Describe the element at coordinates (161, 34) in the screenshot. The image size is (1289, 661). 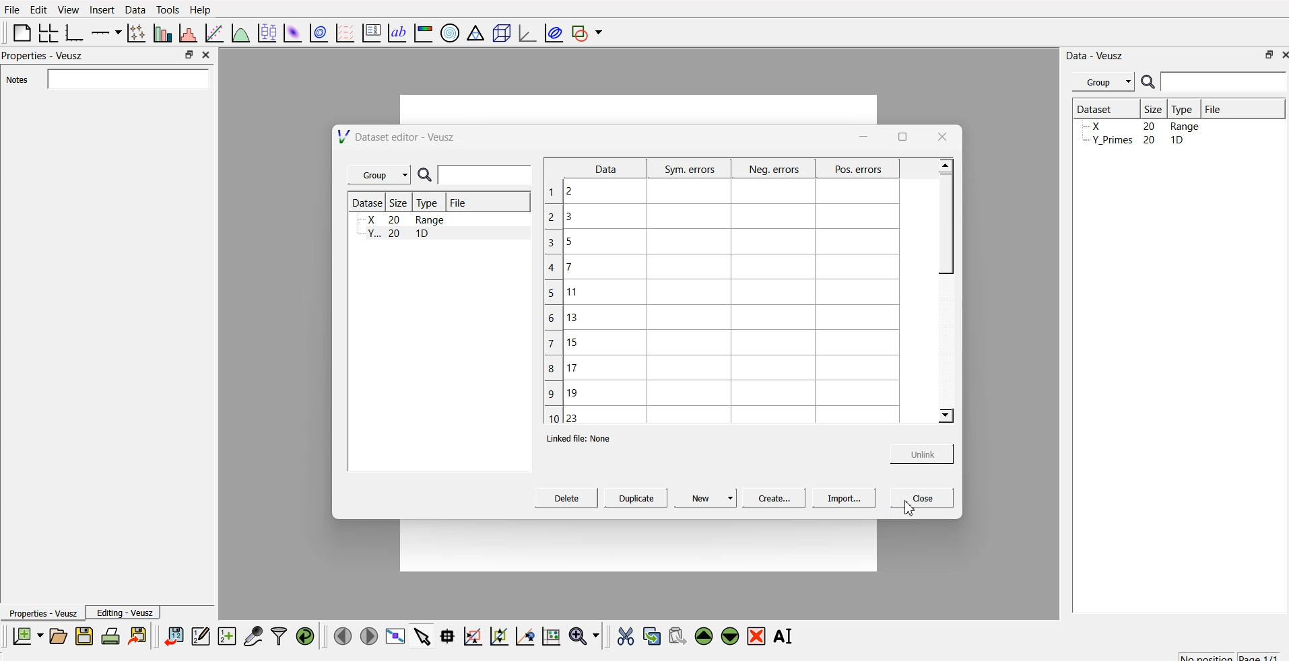
I see `plot bar chart` at that location.